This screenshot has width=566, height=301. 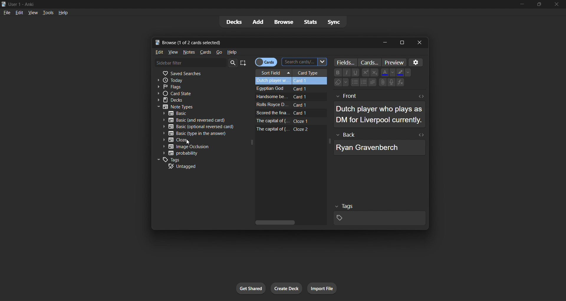 What do you see at coordinates (283, 22) in the screenshot?
I see `browse` at bounding box center [283, 22].